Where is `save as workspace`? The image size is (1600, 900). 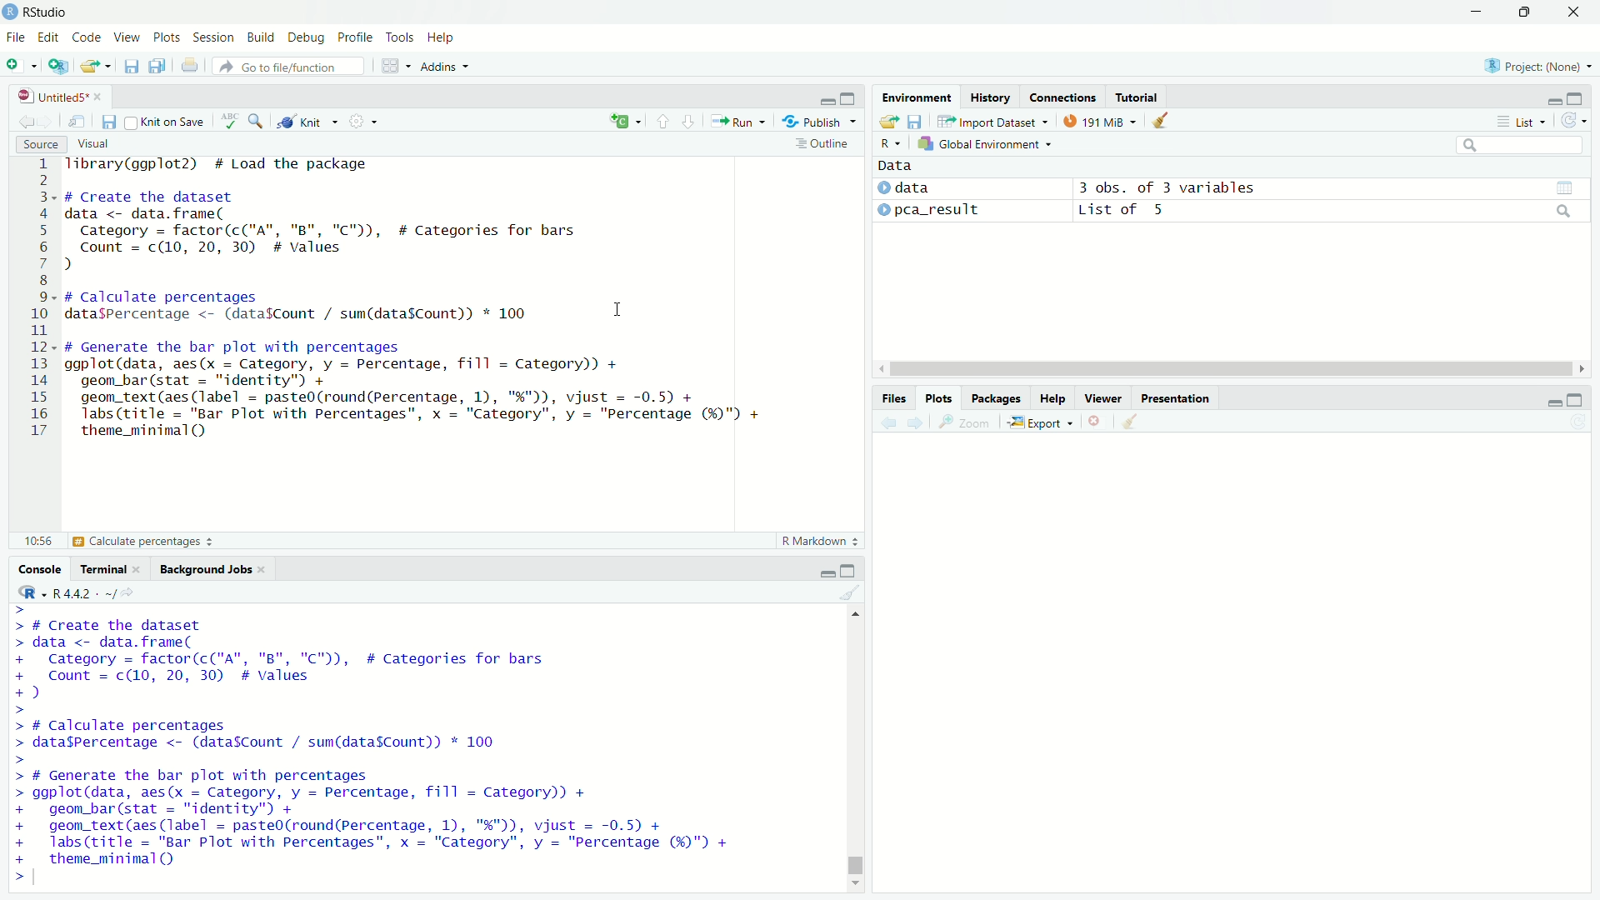
save as workspace is located at coordinates (918, 121).